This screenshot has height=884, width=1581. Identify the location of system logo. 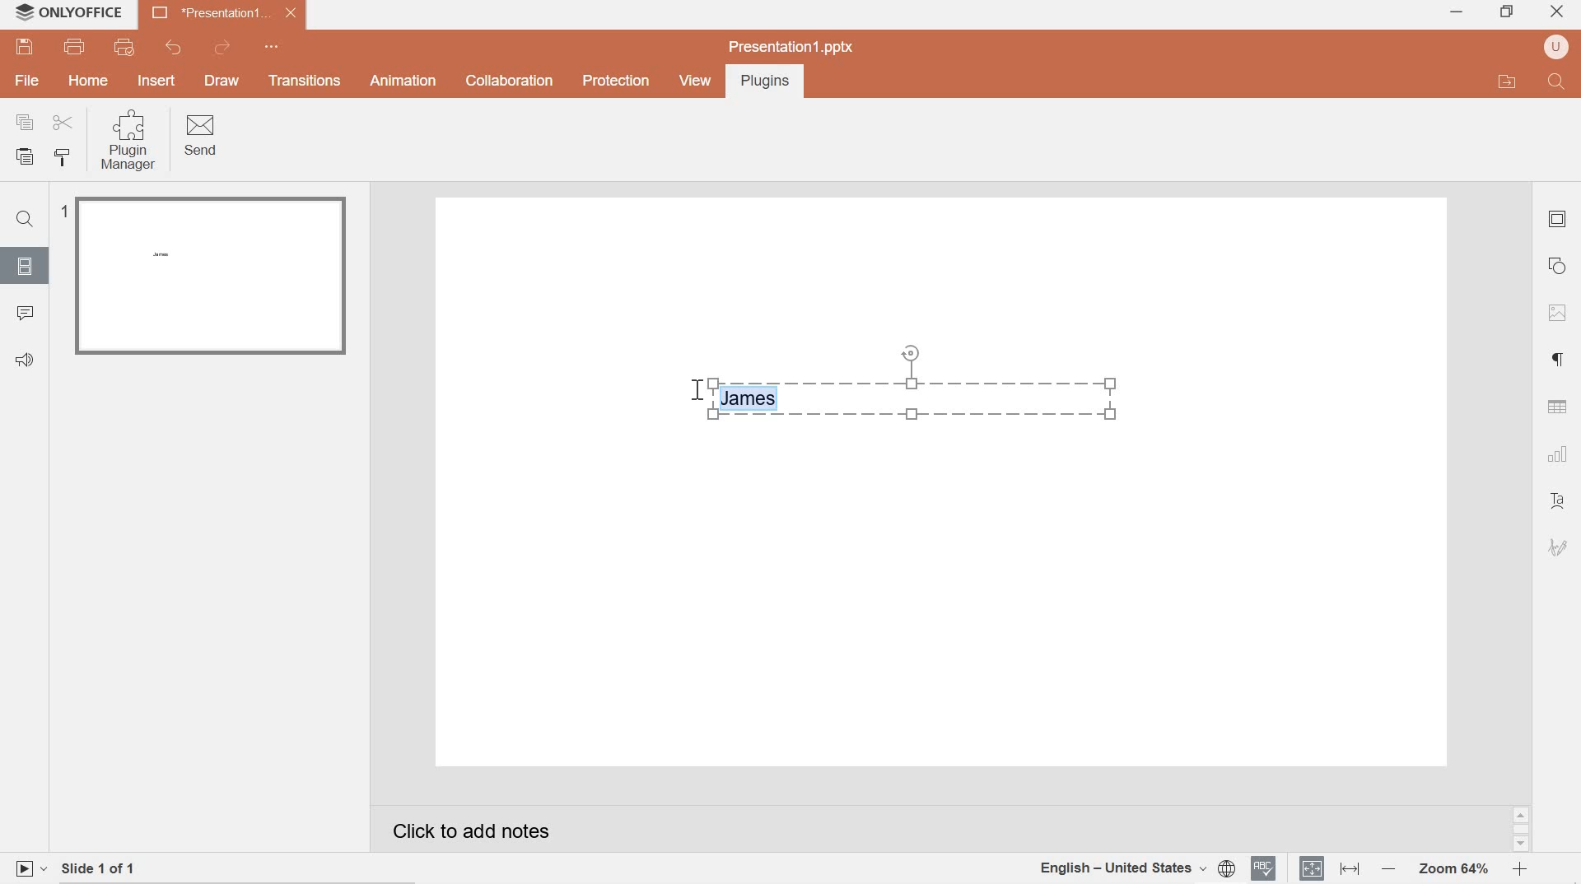
(23, 12).